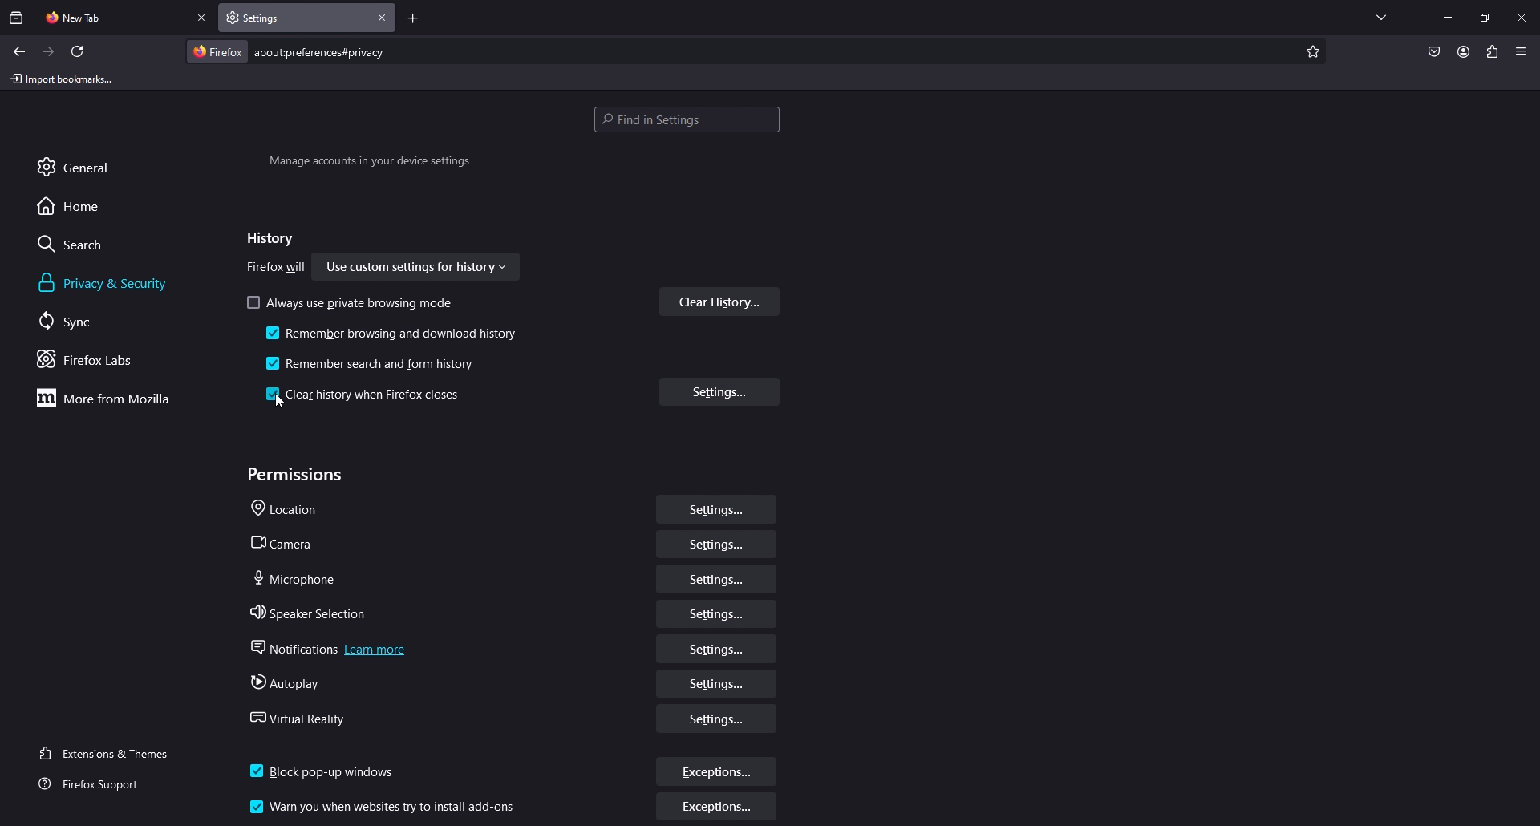 The image size is (1540, 826). I want to click on notifications, so click(325, 645).